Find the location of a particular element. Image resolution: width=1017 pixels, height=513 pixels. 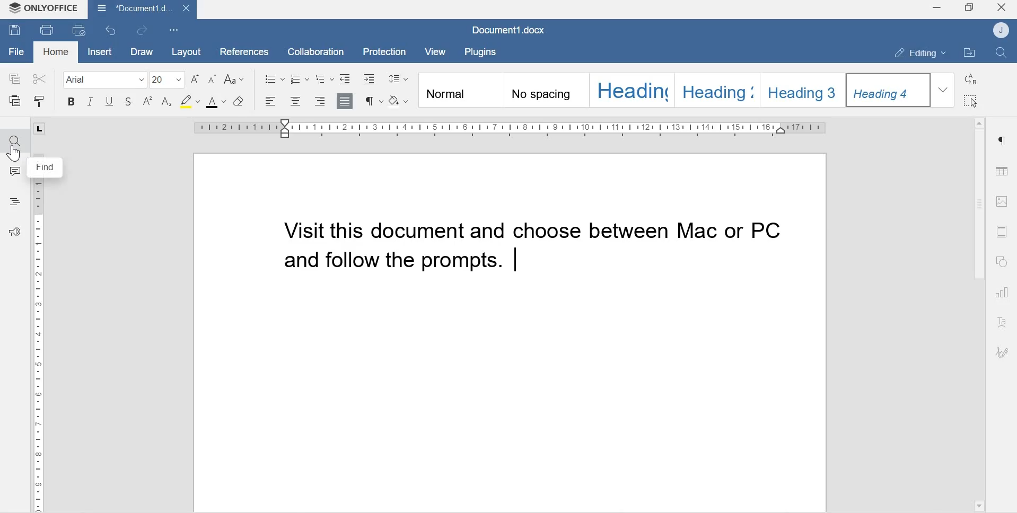

Collaboration is located at coordinates (312, 51).